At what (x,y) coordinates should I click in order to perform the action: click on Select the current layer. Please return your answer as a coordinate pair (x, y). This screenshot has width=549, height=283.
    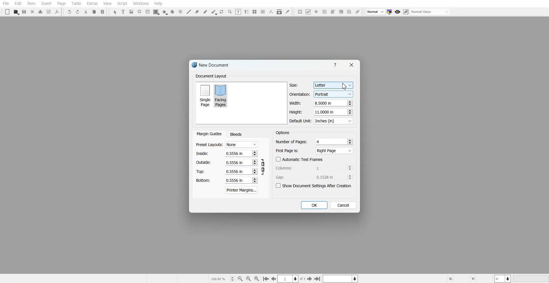
    Looking at the image, I should click on (341, 278).